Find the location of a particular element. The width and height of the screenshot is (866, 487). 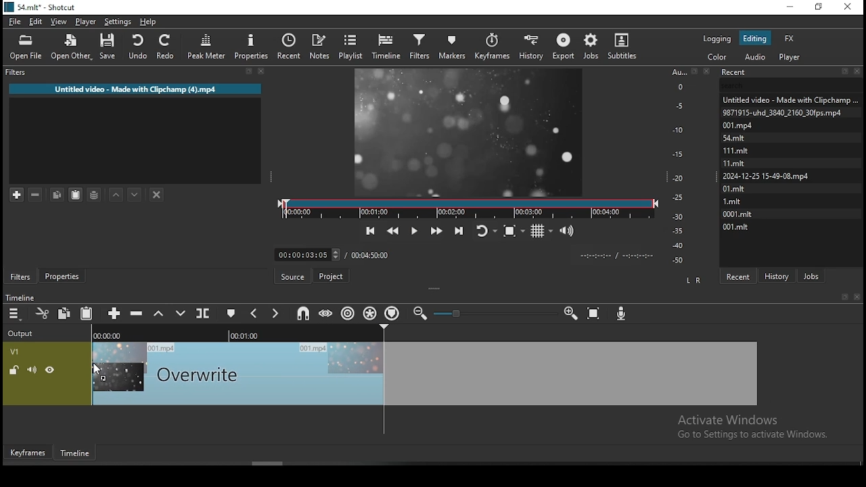

video preview is located at coordinates (468, 131).